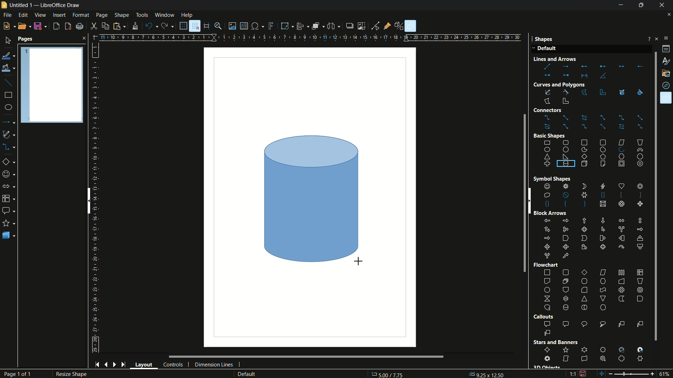 This screenshot has height=378, width=673. Describe the element at coordinates (214, 365) in the screenshot. I see `dimension lines` at that location.